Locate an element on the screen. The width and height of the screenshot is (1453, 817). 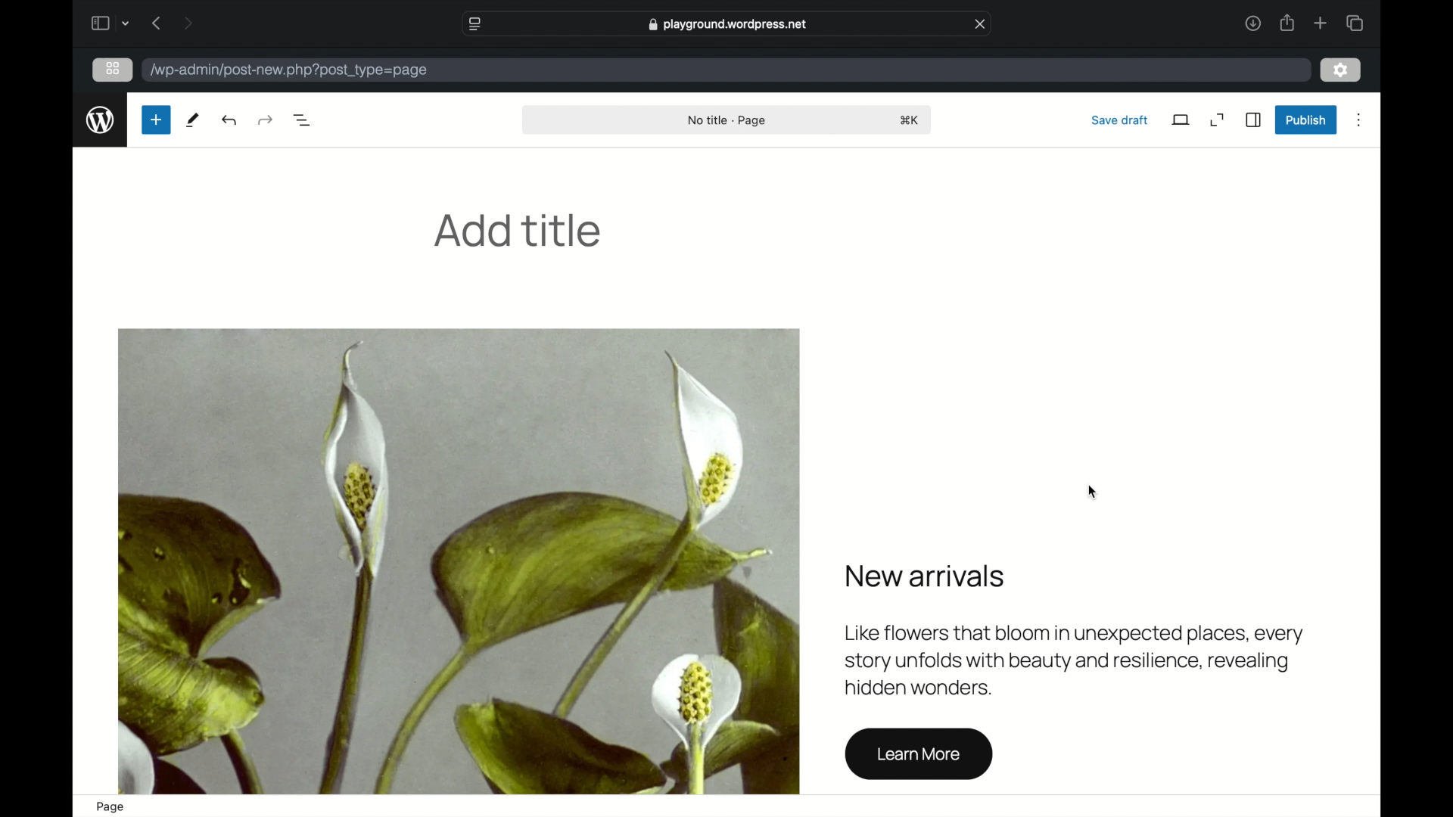
wordpress is located at coordinates (101, 120).